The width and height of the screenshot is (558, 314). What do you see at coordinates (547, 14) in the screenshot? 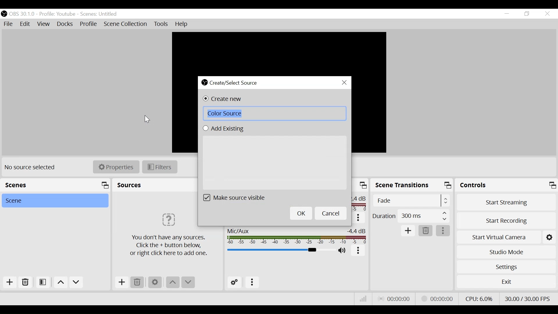
I see `Close` at bounding box center [547, 14].